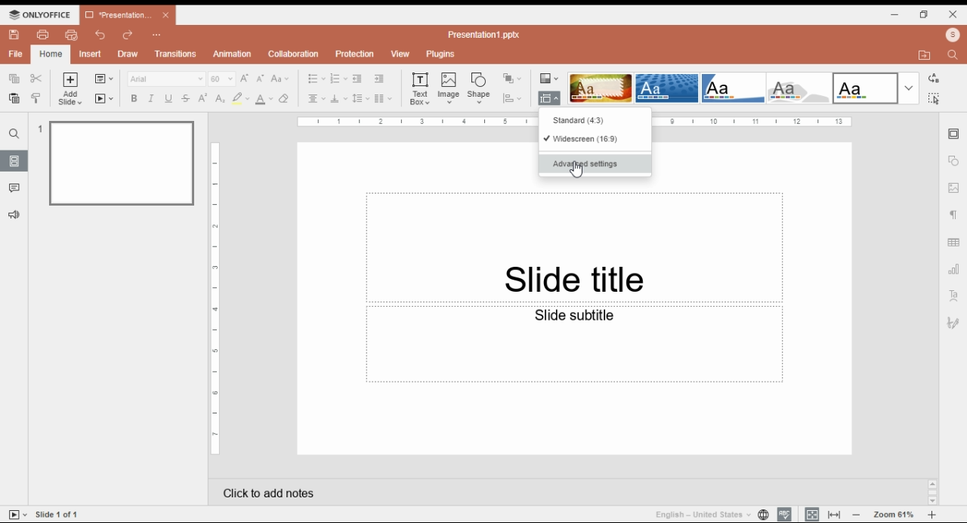 The width and height of the screenshot is (967, 523). Describe the element at coordinates (597, 121) in the screenshot. I see `standard (4:3)` at that location.